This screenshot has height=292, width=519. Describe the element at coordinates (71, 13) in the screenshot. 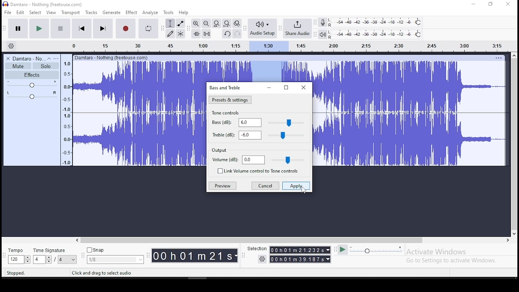

I see `transport` at that location.